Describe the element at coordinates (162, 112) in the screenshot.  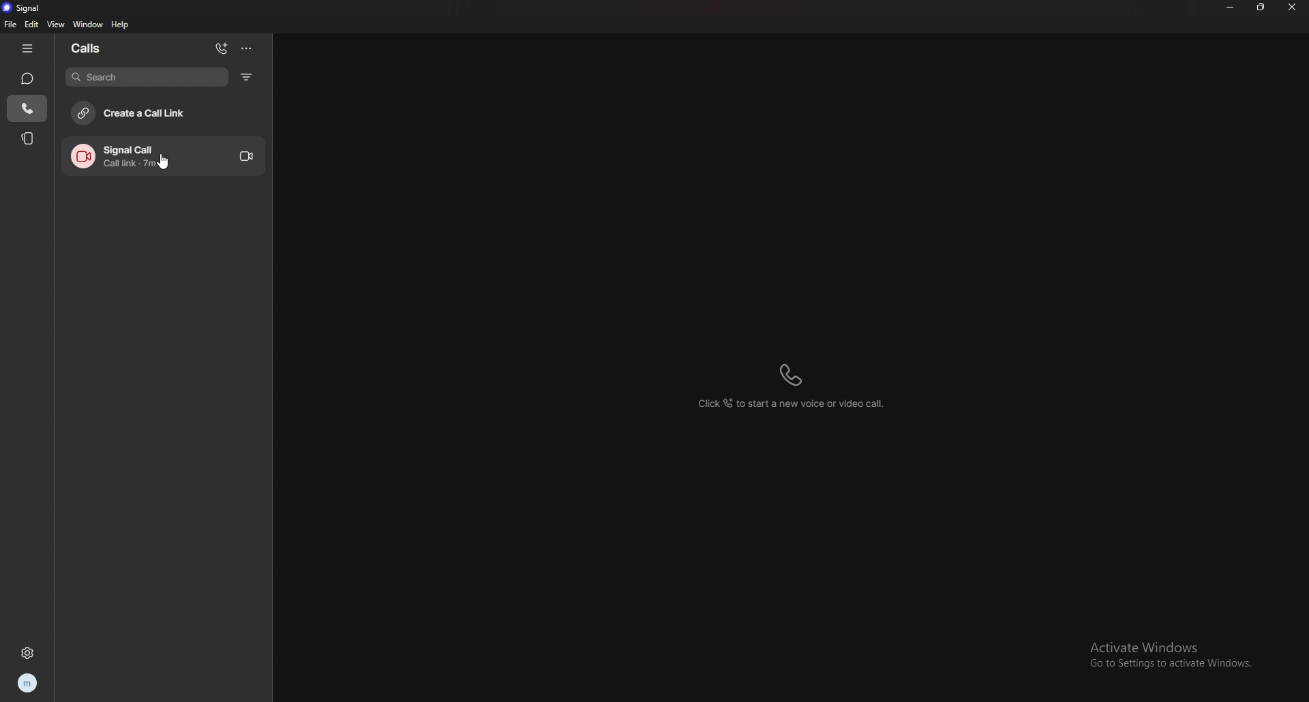
I see `create a call link` at that location.